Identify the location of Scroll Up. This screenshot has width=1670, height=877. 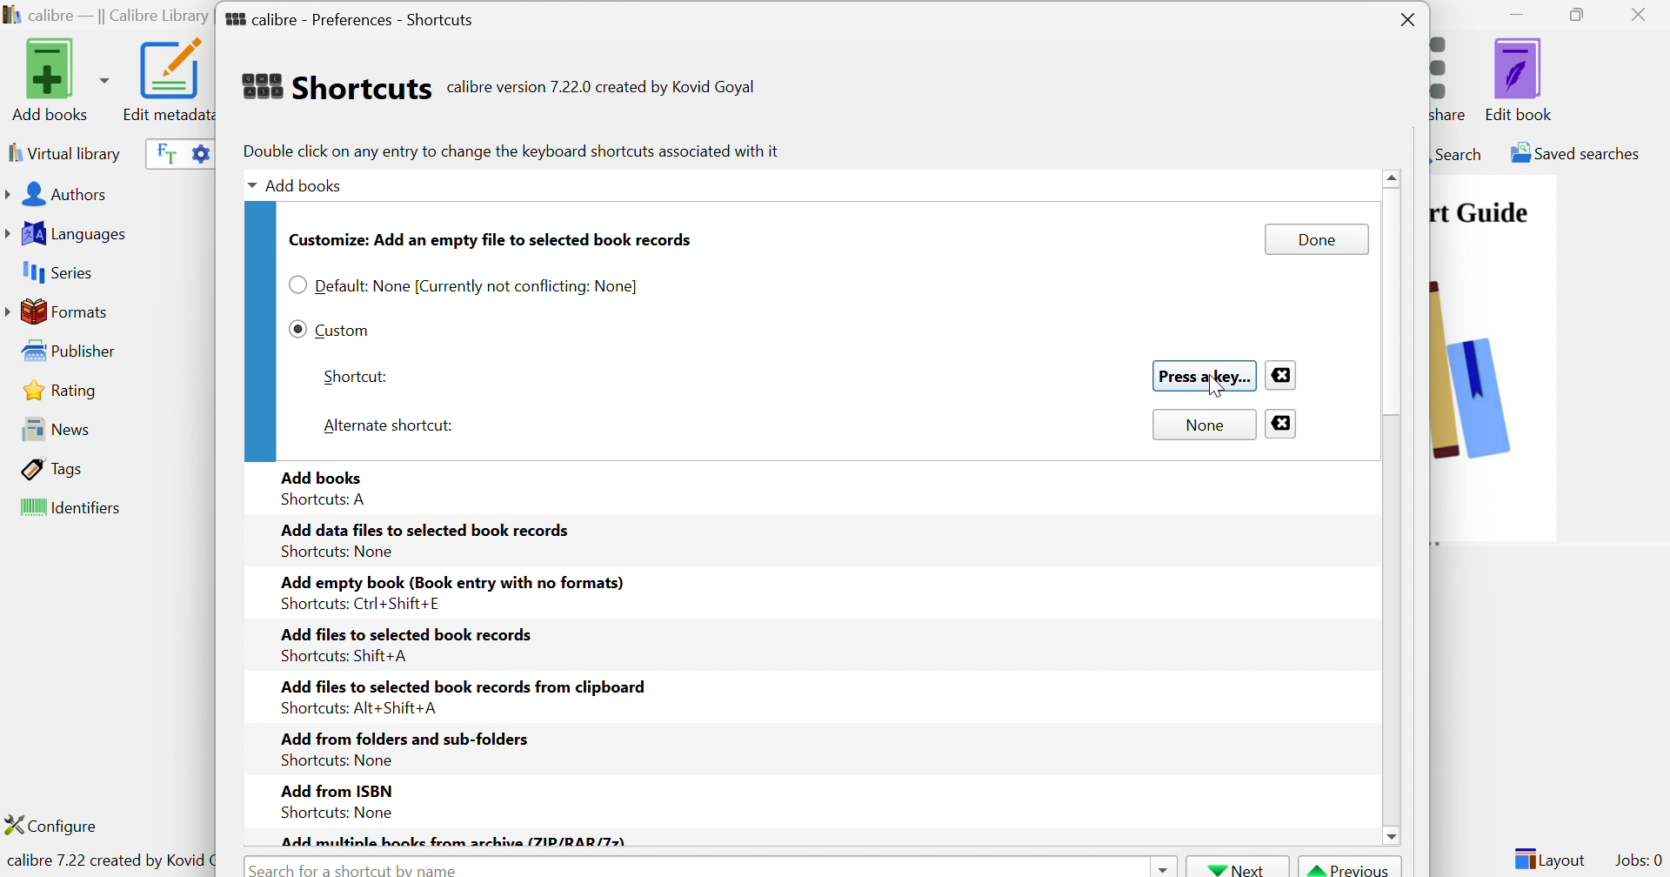
(1394, 177).